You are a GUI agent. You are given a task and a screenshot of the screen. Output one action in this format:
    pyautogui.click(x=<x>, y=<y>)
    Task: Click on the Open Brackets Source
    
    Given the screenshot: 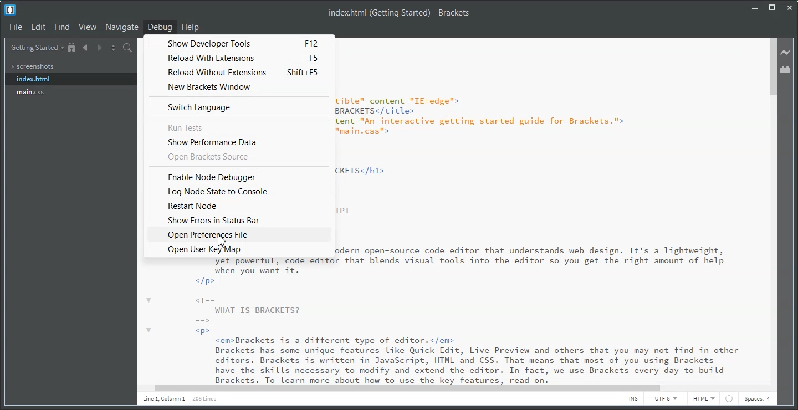 What is the action you would take?
    pyautogui.click(x=237, y=157)
    